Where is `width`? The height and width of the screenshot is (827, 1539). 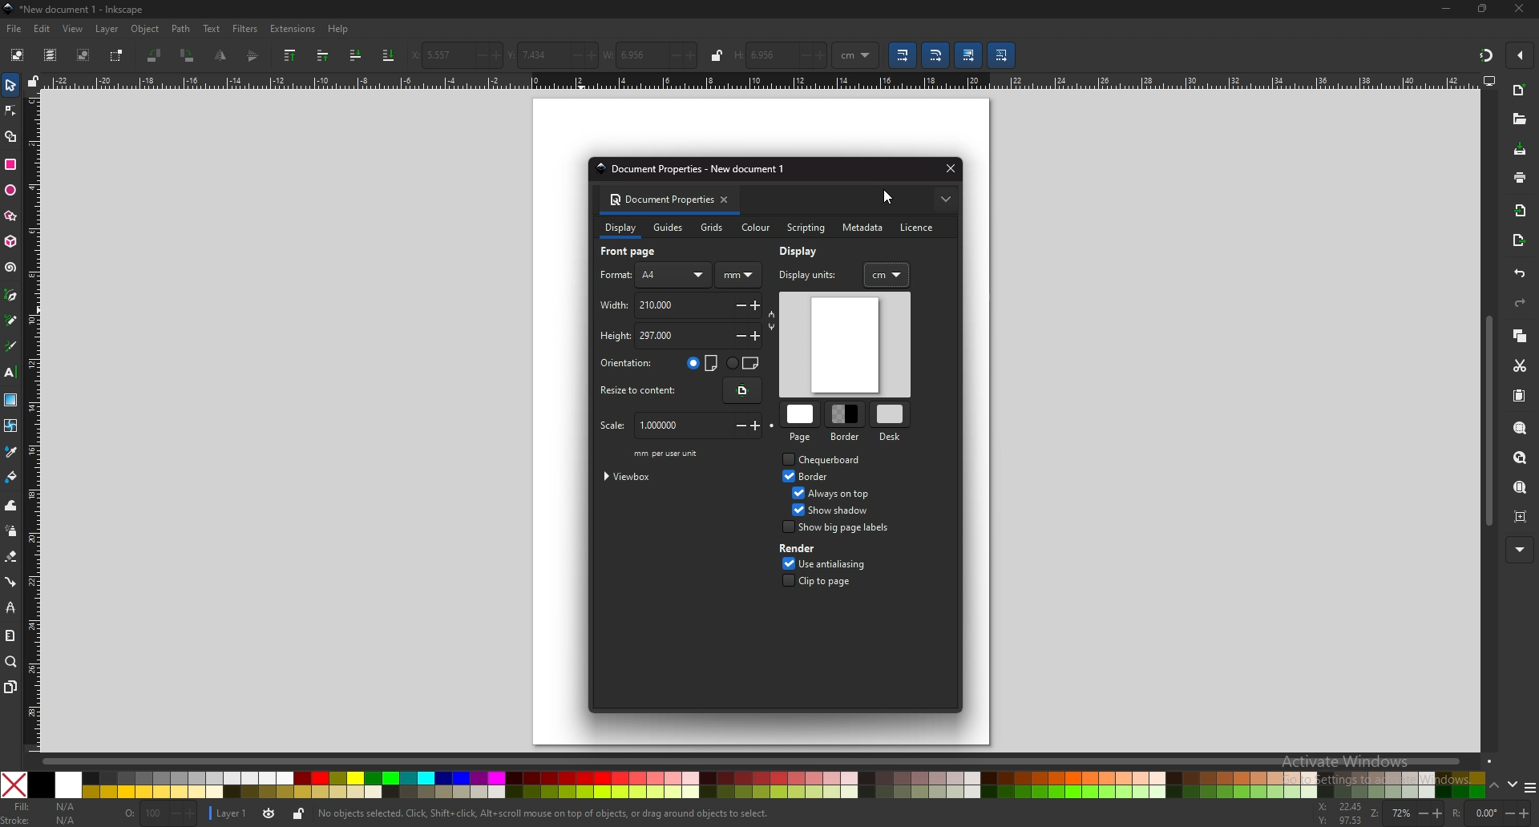
width is located at coordinates (650, 305).